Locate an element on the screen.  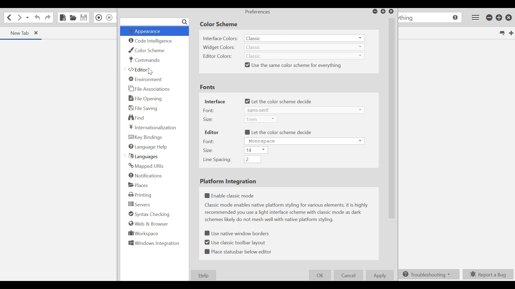
Restore is located at coordinates (499, 17).